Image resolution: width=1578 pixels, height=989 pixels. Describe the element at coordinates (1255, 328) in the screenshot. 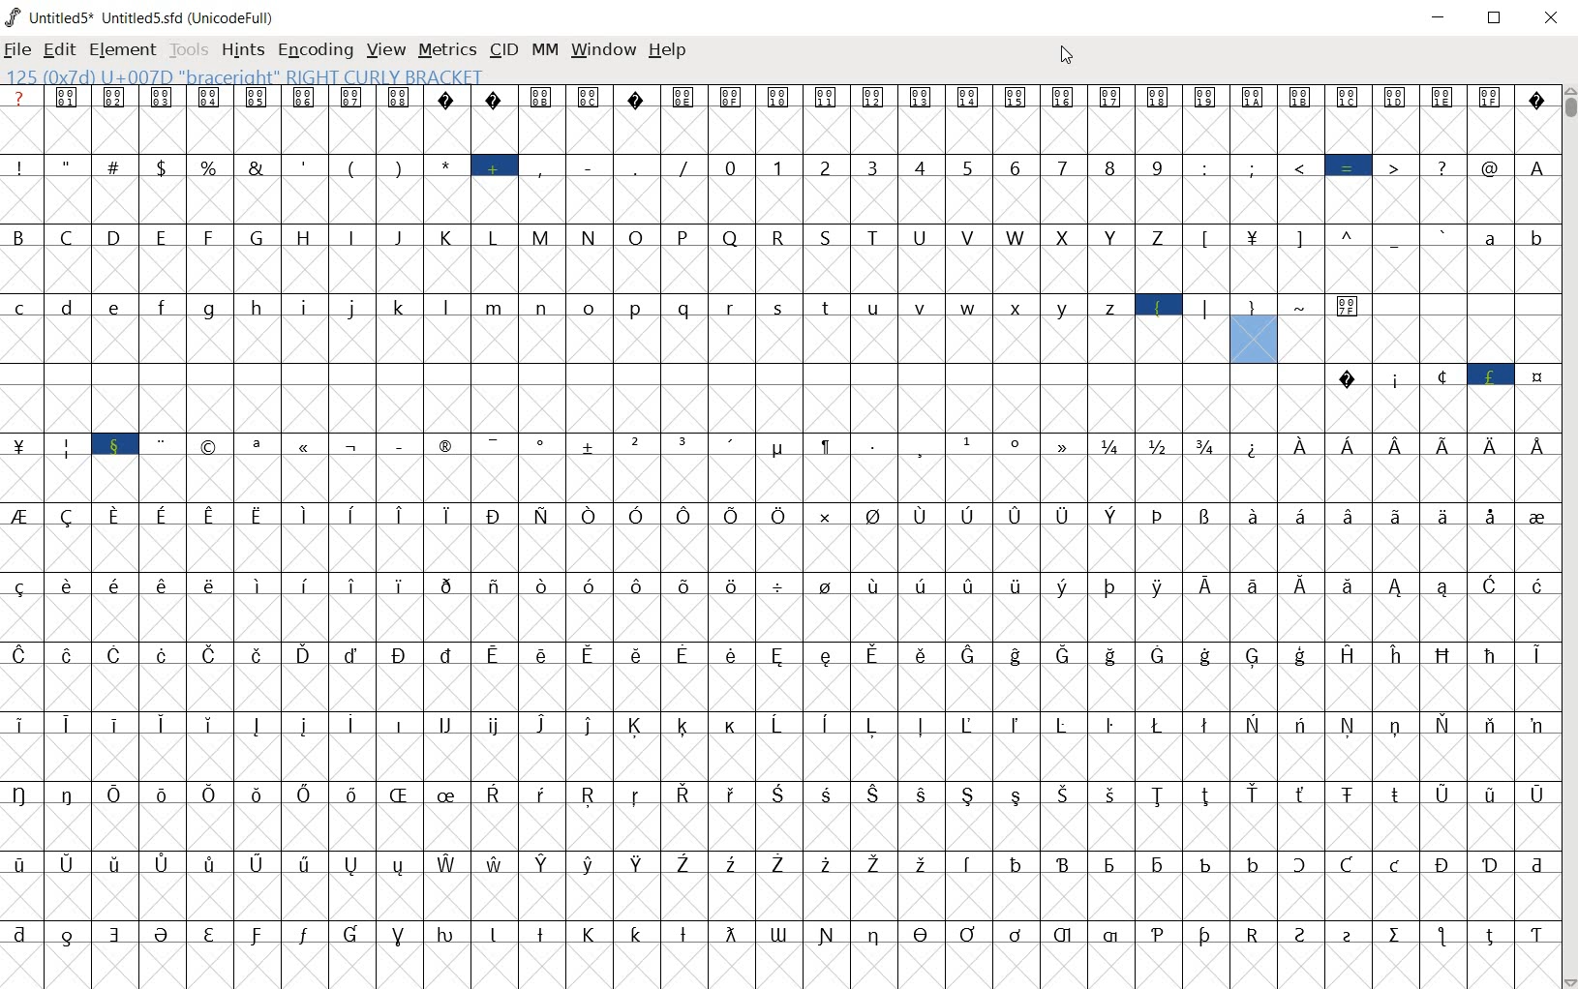

I see `125 (0X7b) U+007D "braceright" RIGHT CURLY BRACKET` at that location.